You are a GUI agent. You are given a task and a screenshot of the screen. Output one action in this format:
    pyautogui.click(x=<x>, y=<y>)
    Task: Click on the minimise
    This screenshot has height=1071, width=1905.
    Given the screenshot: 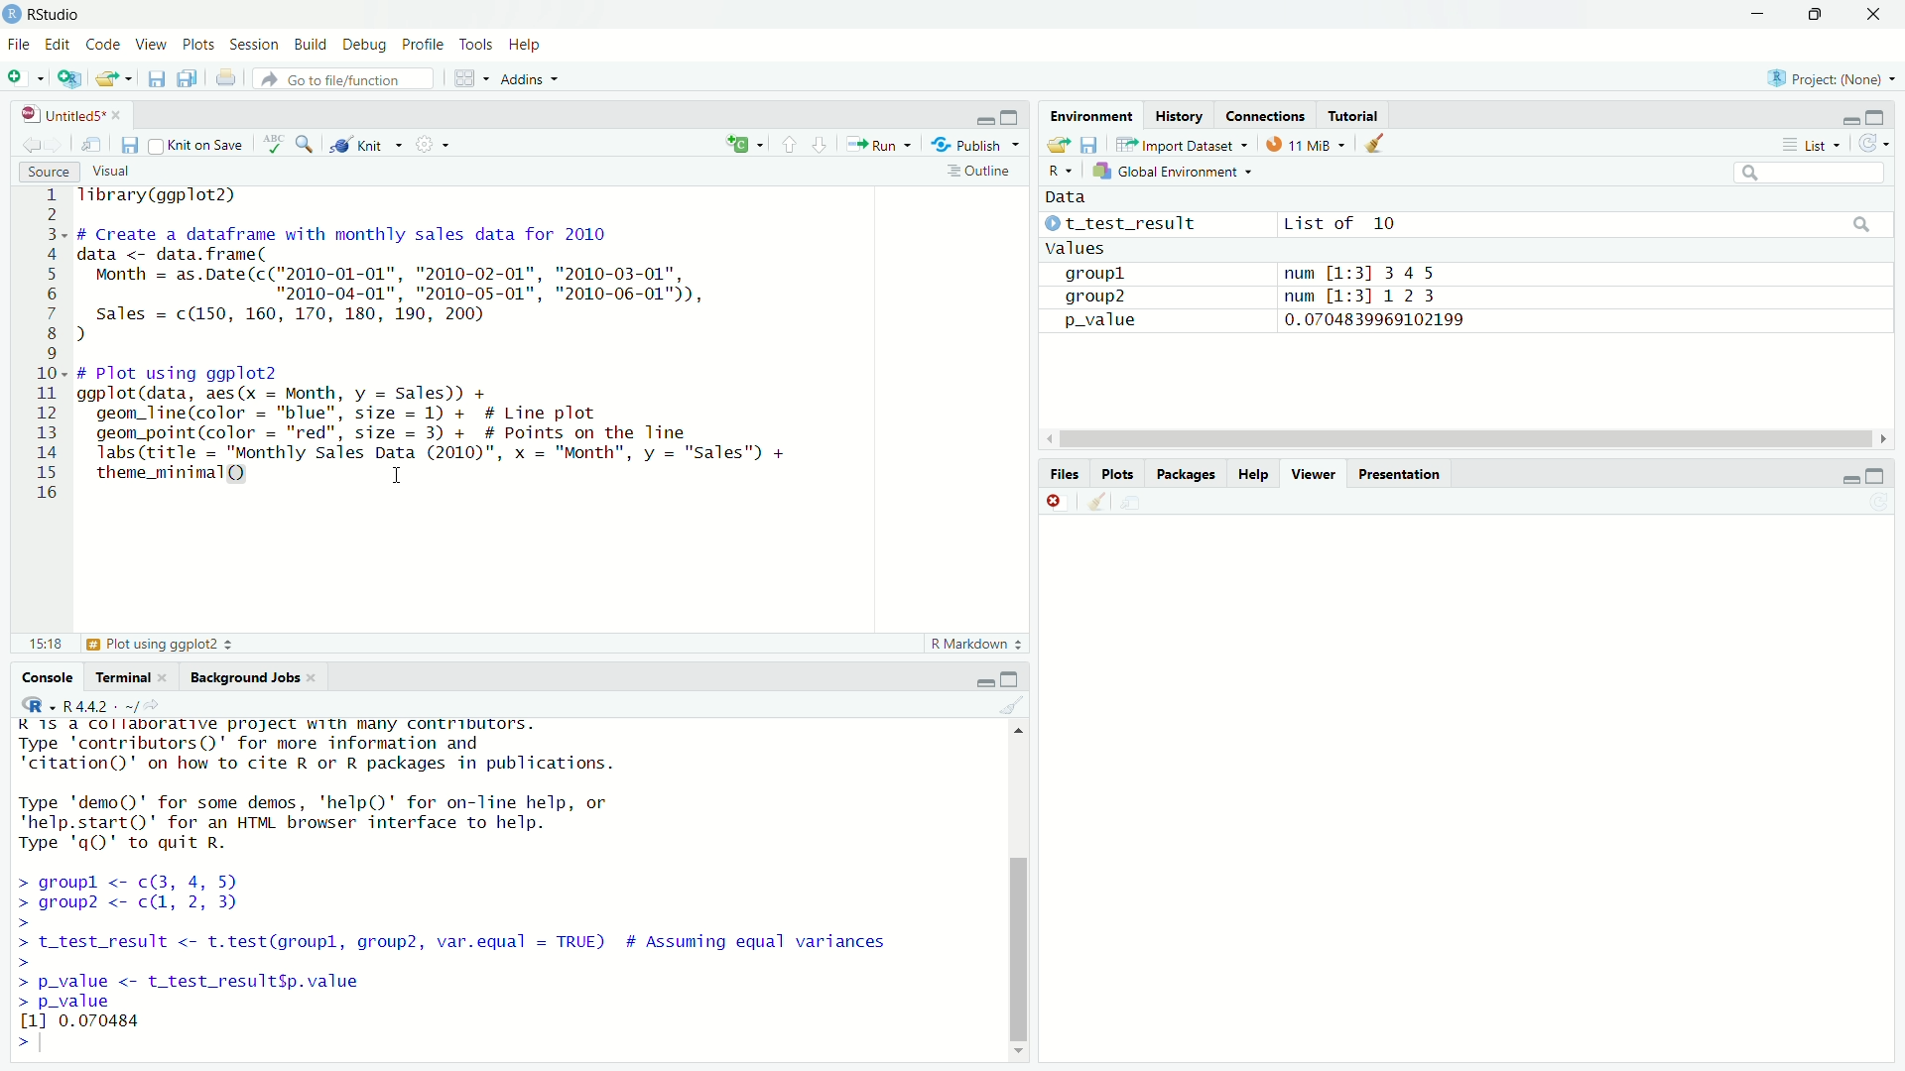 What is the action you would take?
    pyautogui.click(x=1848, y=477)
    